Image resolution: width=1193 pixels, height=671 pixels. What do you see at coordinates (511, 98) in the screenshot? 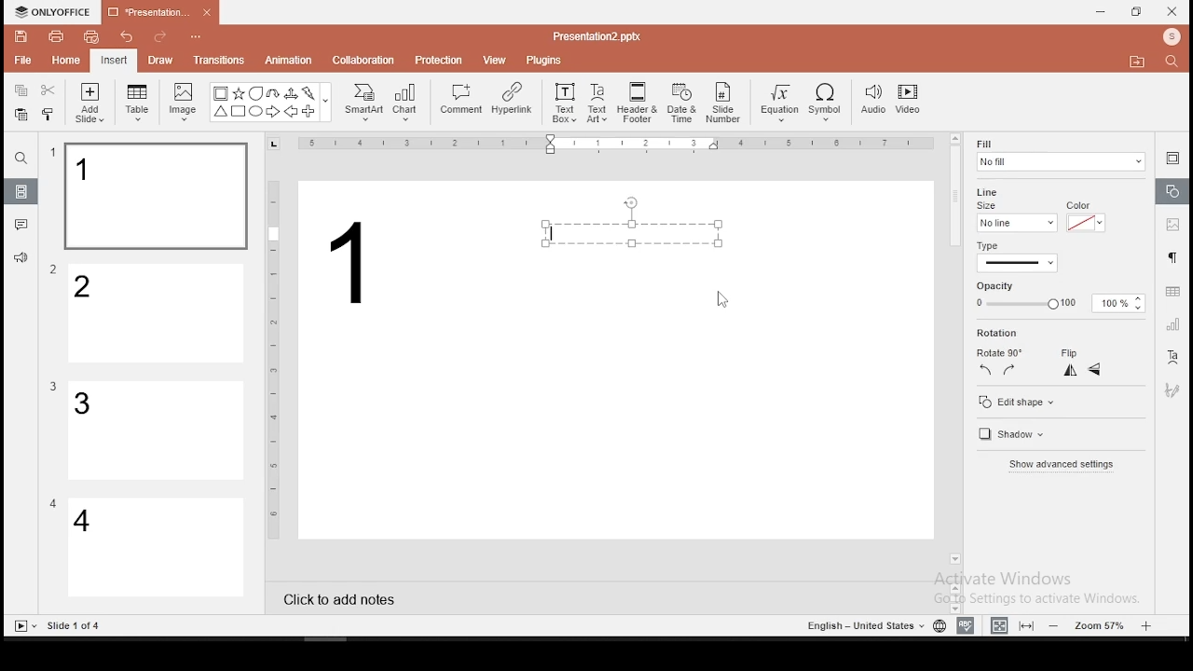
I see `hyperlink` at bounding box center [511, 98].